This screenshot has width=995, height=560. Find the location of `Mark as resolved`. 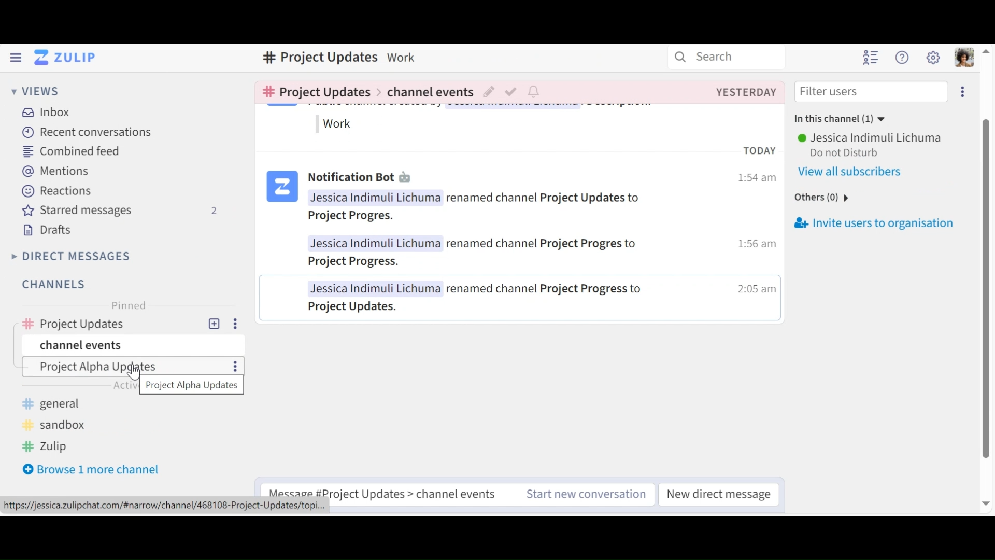

Mark as resolved is located at coordinates (513, 93).